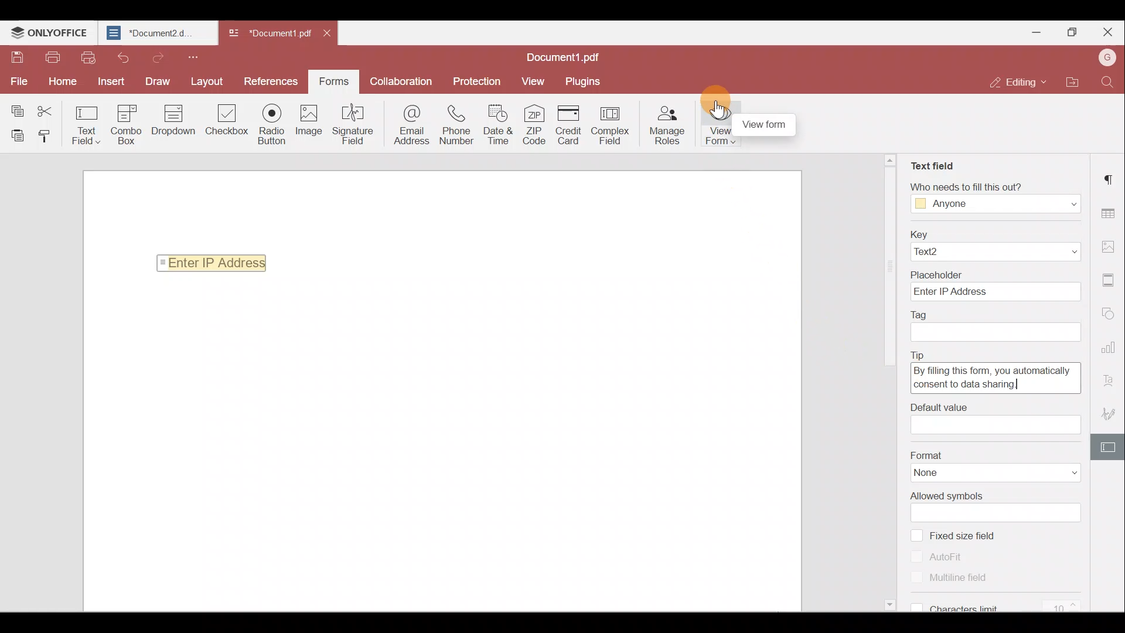 The image size is (1125, 633). Describe the element at coordinates (333, 80) in the screenshot. I see `Form` at that location.